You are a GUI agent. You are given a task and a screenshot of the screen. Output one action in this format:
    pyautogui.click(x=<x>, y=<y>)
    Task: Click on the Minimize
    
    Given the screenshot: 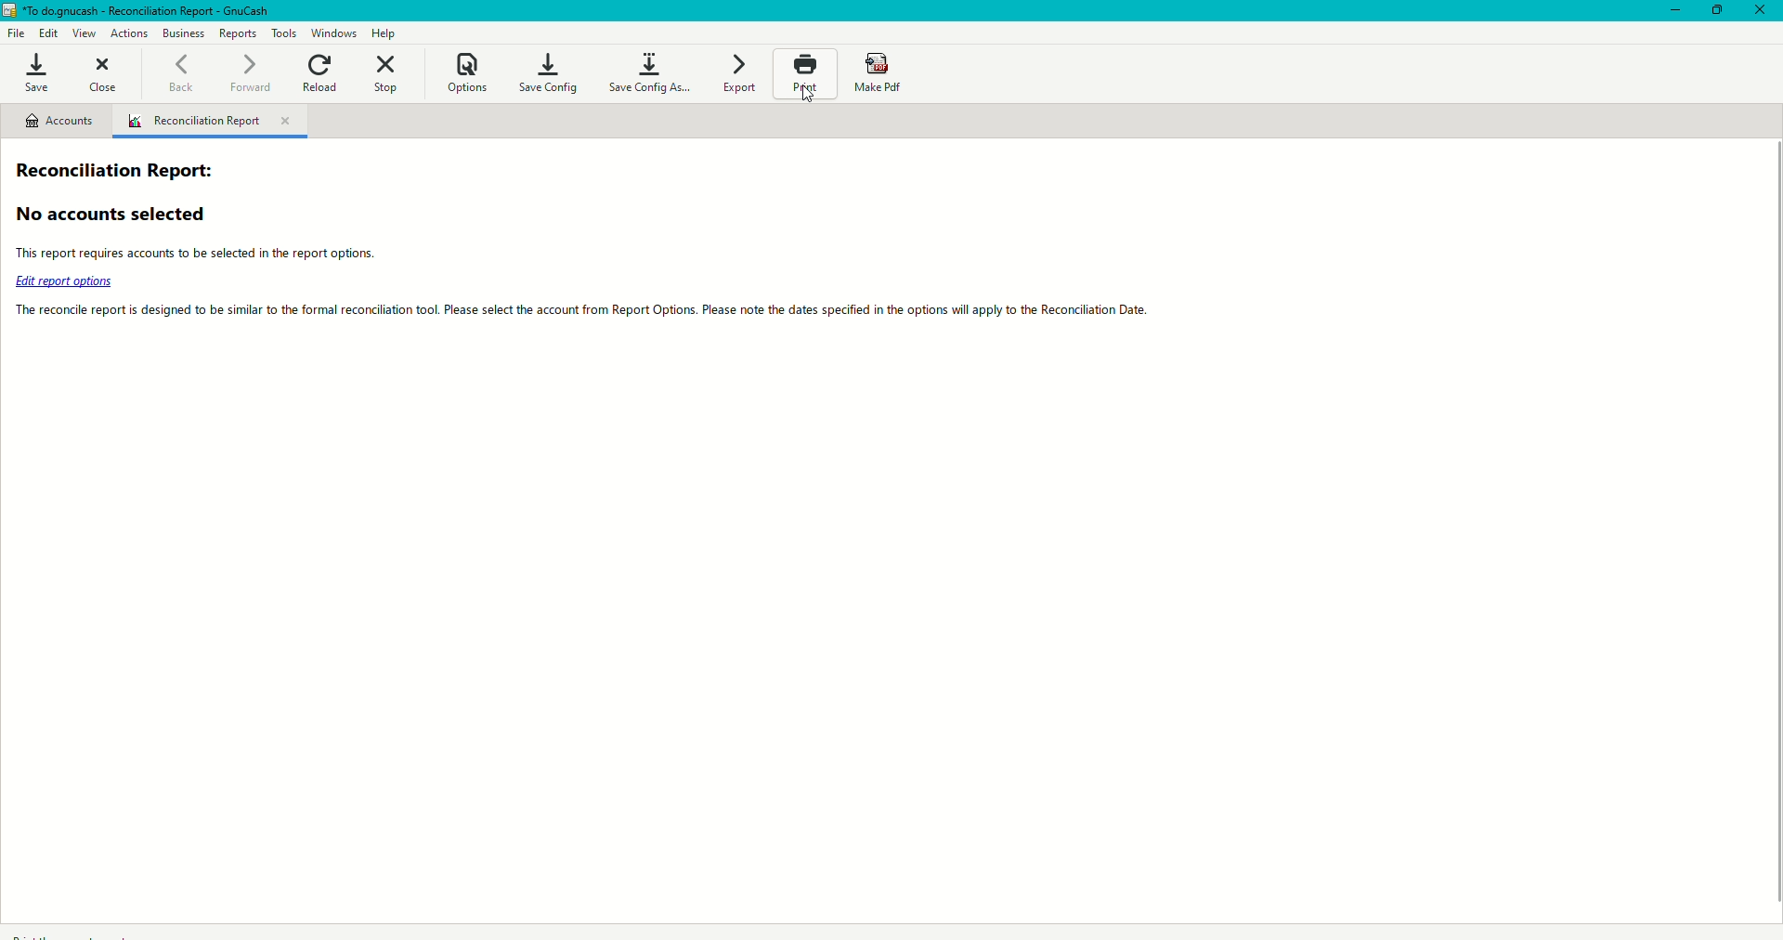 What is the action you would take?
    pyautogui.click(x=1666, y=12)
    